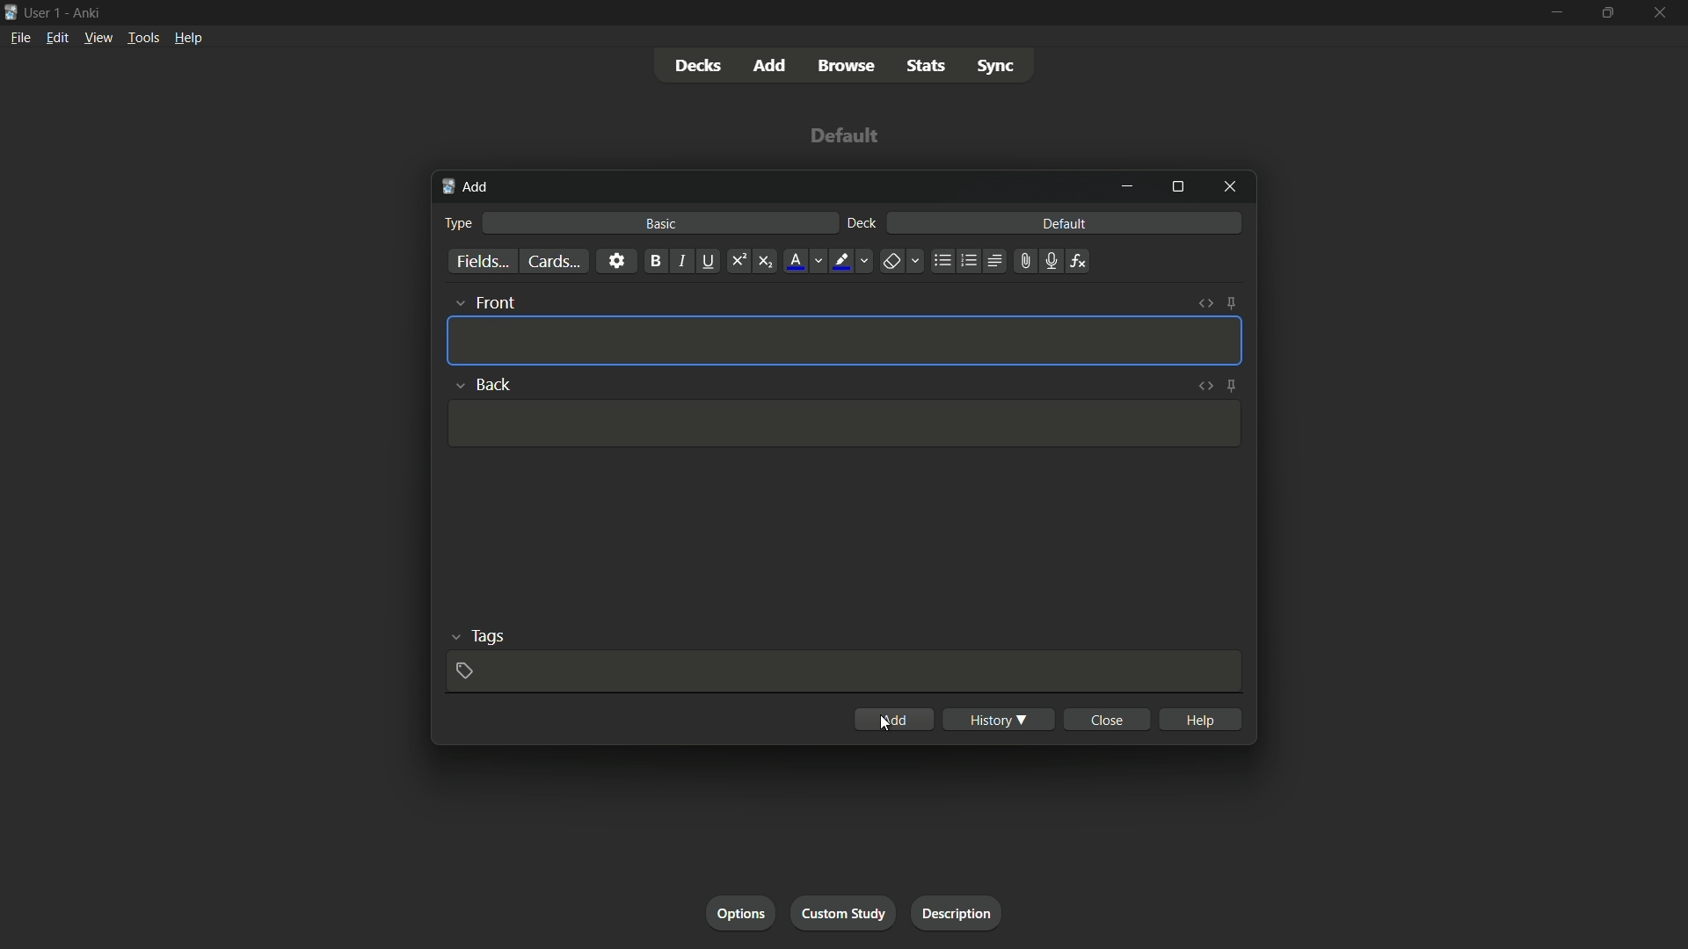 The width and height of the screenshot is (1688, 949). I want to click on maximize, so click(1177, 187).